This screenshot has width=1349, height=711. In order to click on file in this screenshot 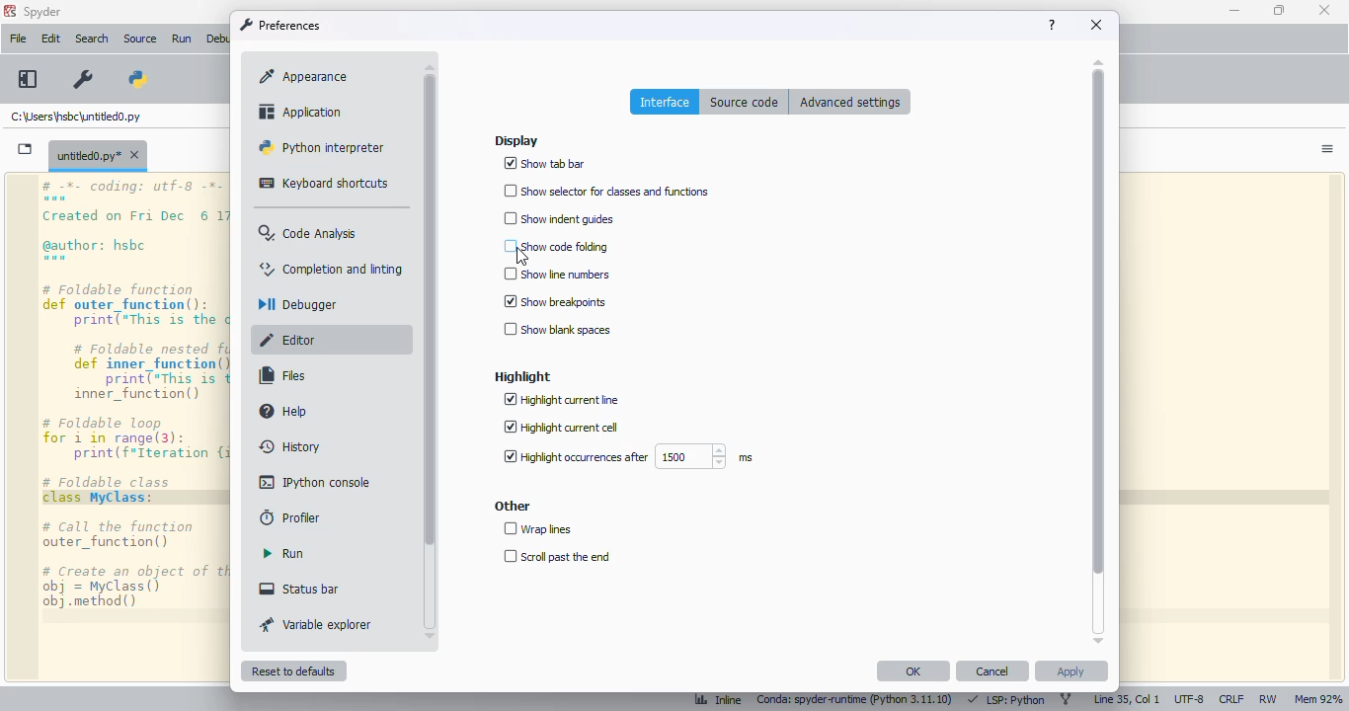, I will do `click(18, 39)`.